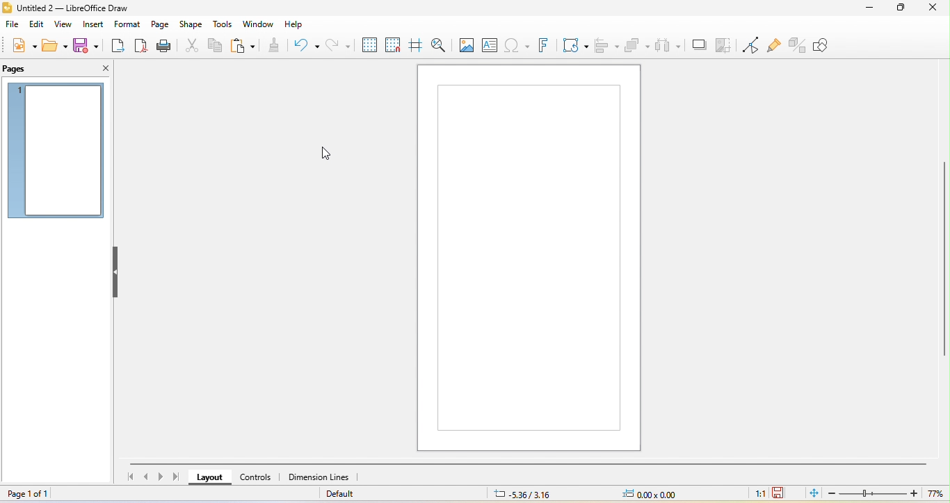 The width and height of the screenshot is (950, 503). Describe the element at coordinates (223, 25) in the screenshot. I see `tools` at that location.